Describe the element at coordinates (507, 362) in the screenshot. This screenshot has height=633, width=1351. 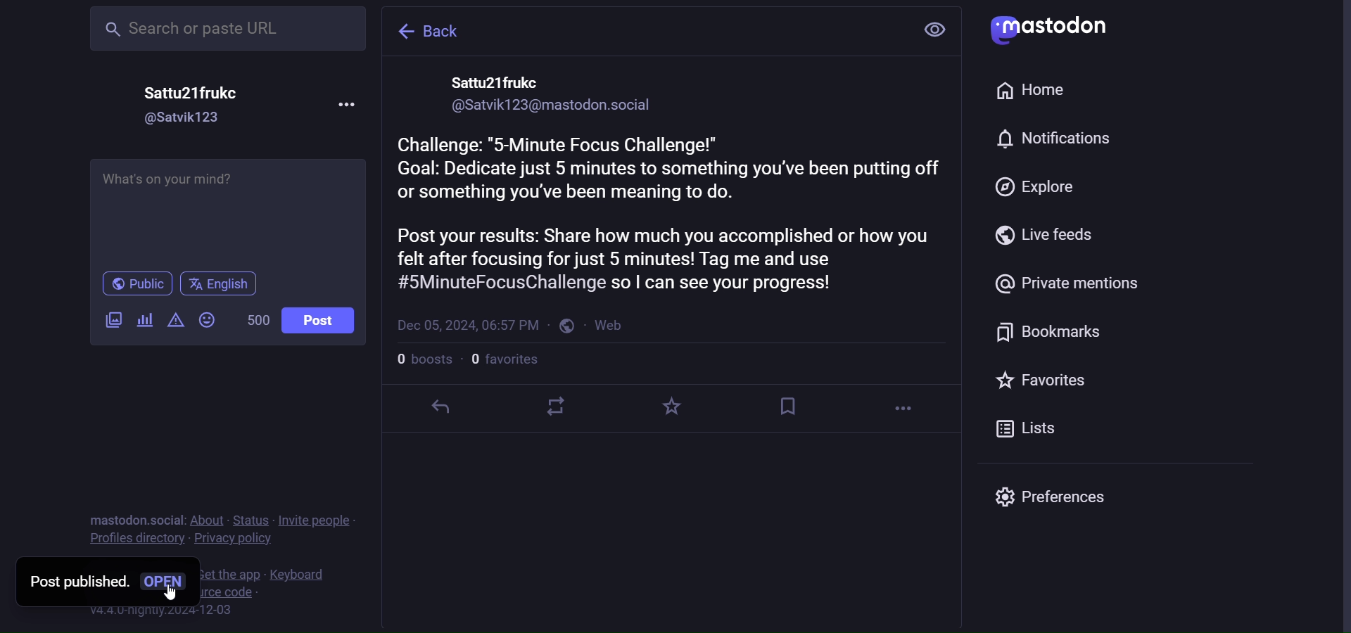
I see `number of favorites` at that location.